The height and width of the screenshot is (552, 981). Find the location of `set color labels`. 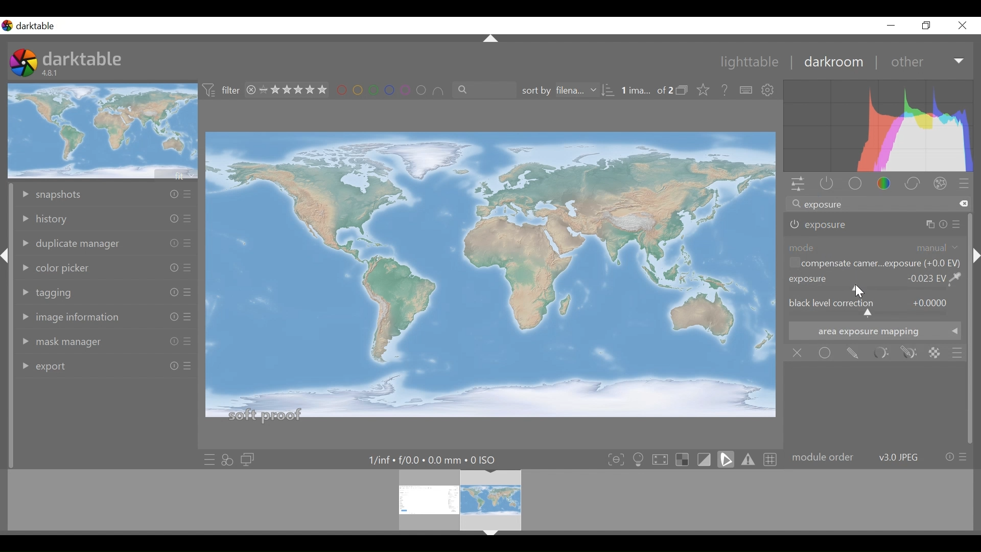

set color labels is located at coordinates (390, 90).